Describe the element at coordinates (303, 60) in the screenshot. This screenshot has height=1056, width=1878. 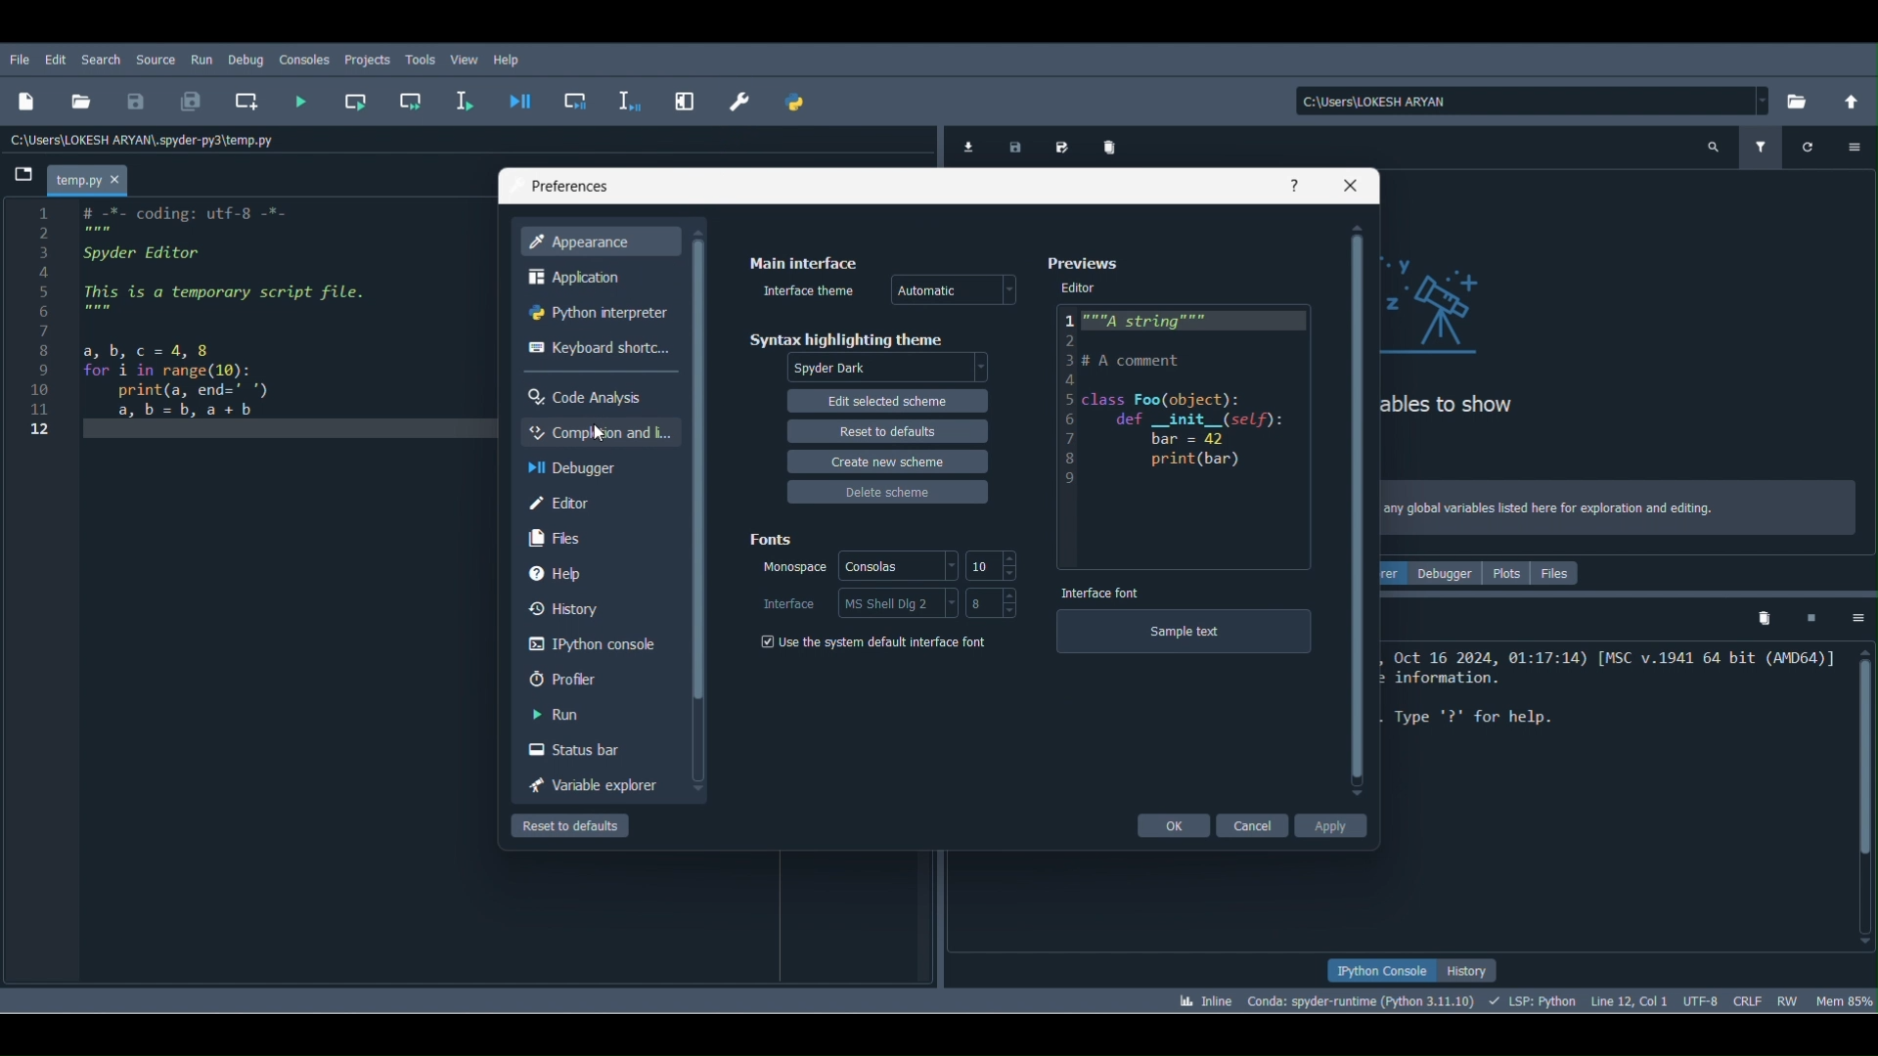
I see `Consoles` at that location.